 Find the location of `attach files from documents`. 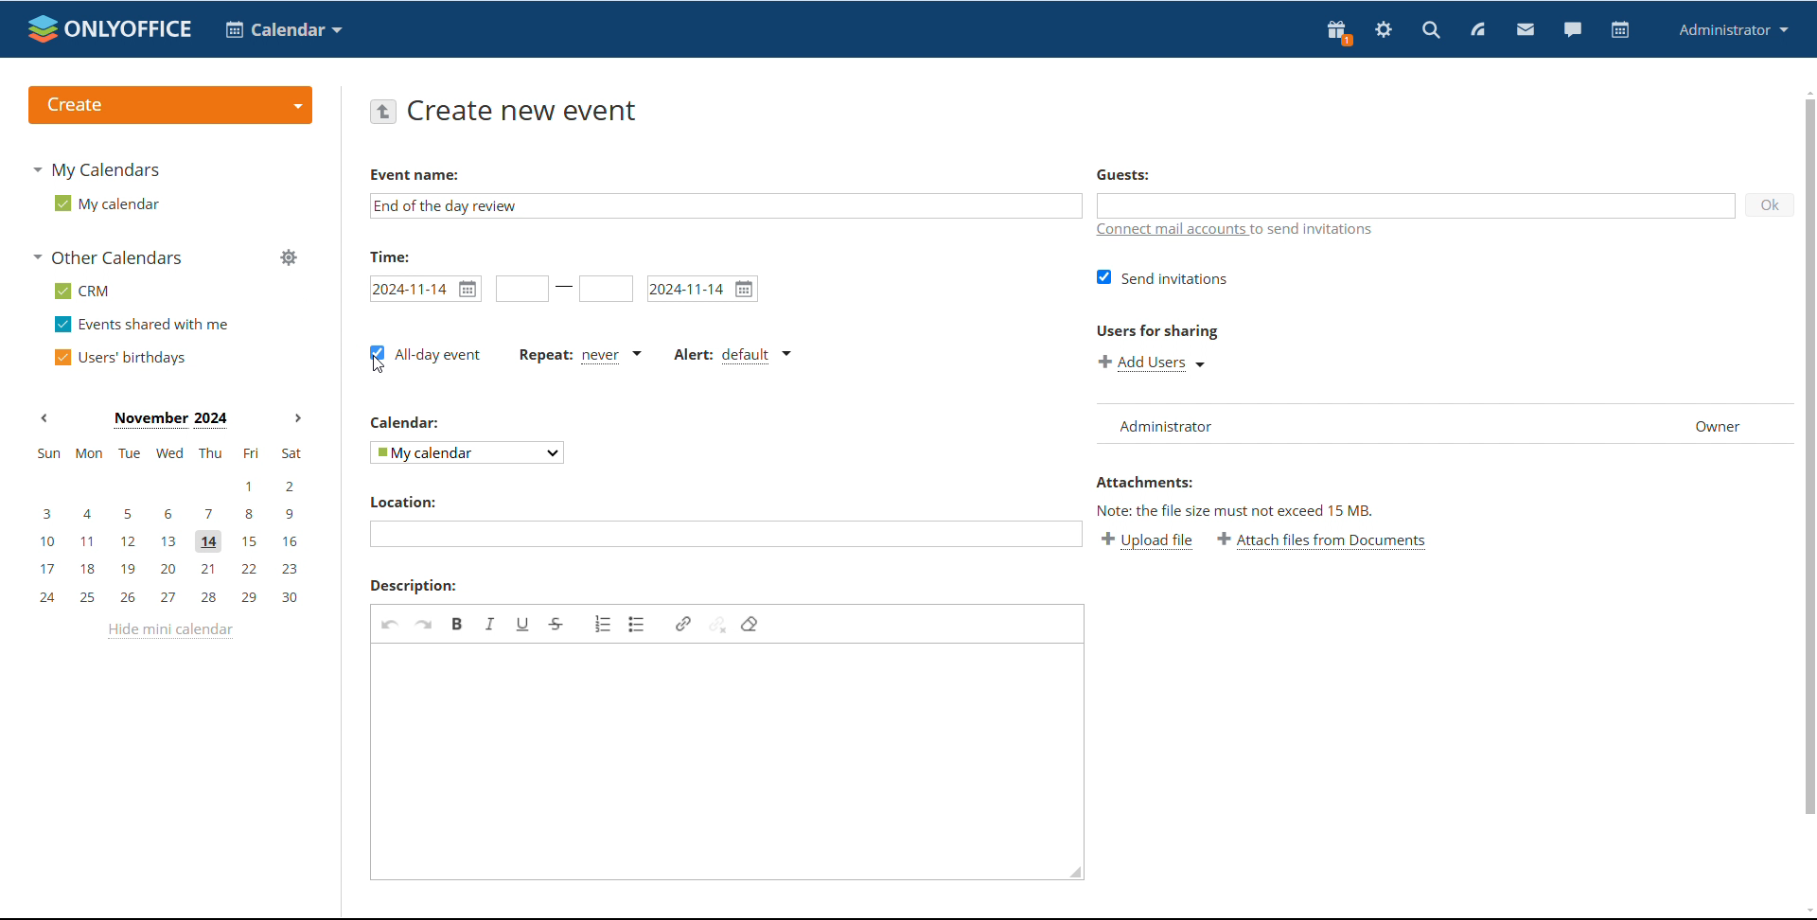

attach files from documents is located at coordinates (1323, 540).